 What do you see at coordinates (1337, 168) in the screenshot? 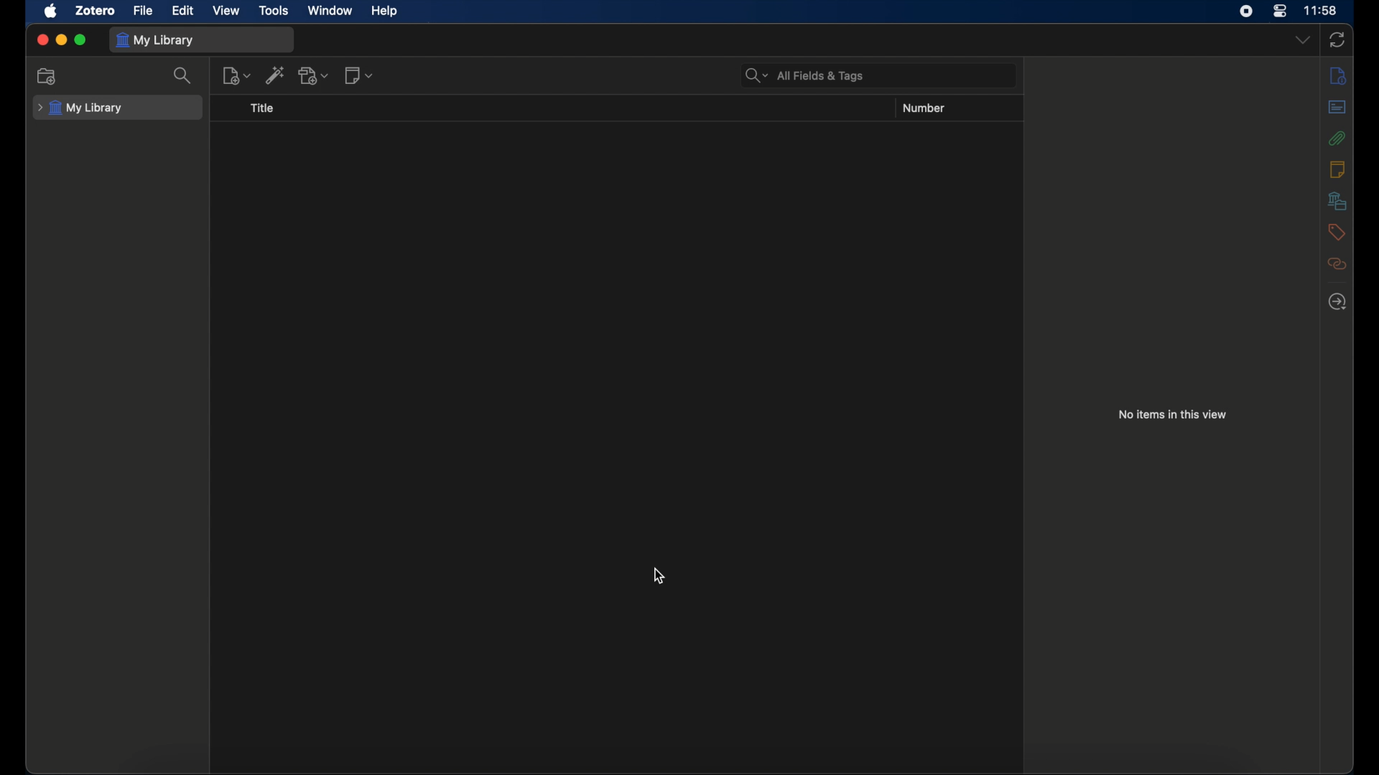
I see `notes` at bounding box center [1337, 168].